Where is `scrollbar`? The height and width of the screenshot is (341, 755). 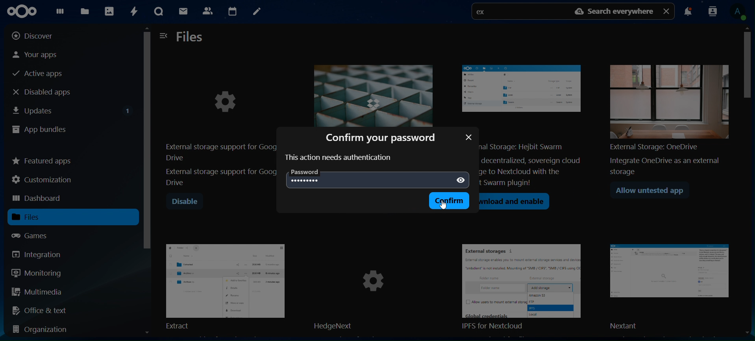
scrollbar is located at coordinates (148, 183).